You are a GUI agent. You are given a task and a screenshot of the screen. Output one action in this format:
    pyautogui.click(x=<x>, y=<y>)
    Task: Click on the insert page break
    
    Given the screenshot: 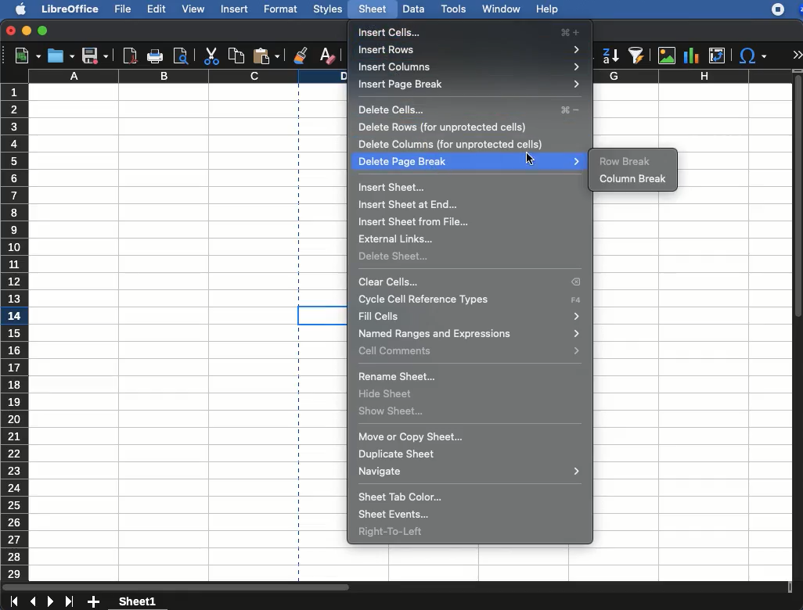 What is the action you would take?
    pyautogui.click(x=470, y=85)
    